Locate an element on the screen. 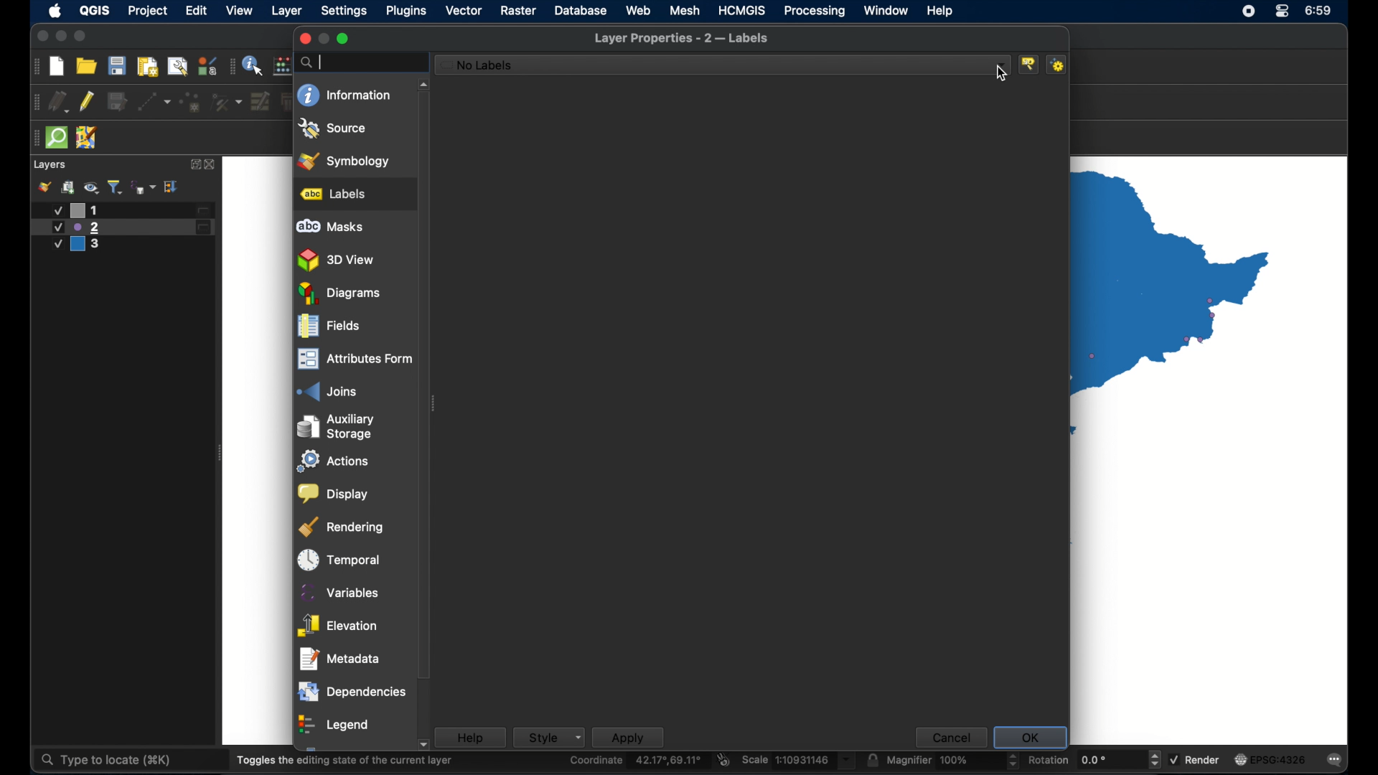  minimize is located at coordinates (60, 37).